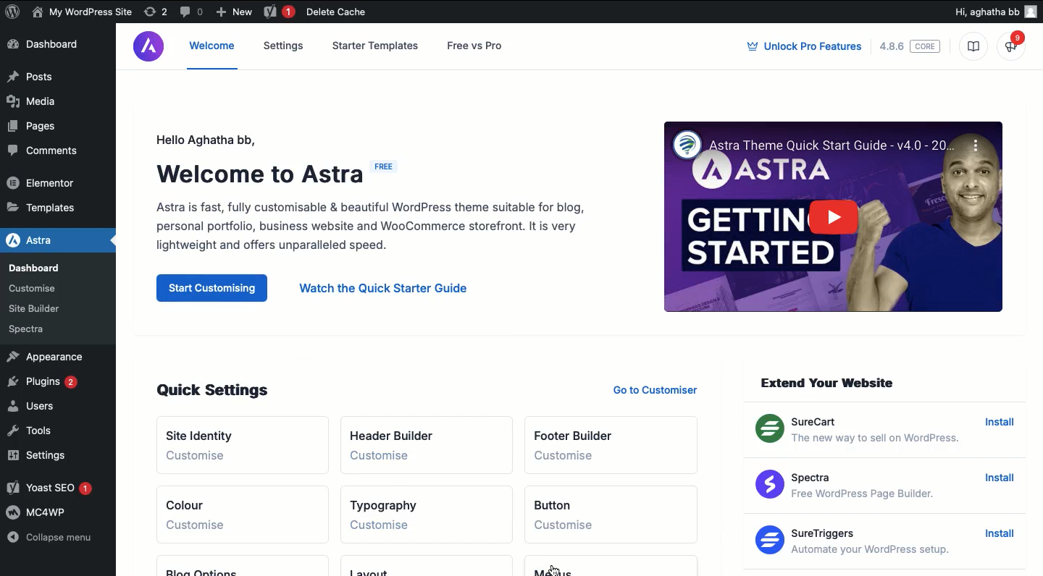 The width and height of the screenshot is (1043, 576). What do you see at coordinates (1000, 428) in the screenshot?
I see `Install` at bounding box center [1000, 428].